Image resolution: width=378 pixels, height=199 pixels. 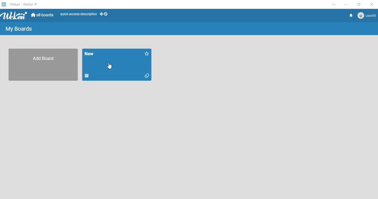 What do you see at coordinates (359, 4) in the screenshot?
I see `maximize` at bounding box center [359, 4].